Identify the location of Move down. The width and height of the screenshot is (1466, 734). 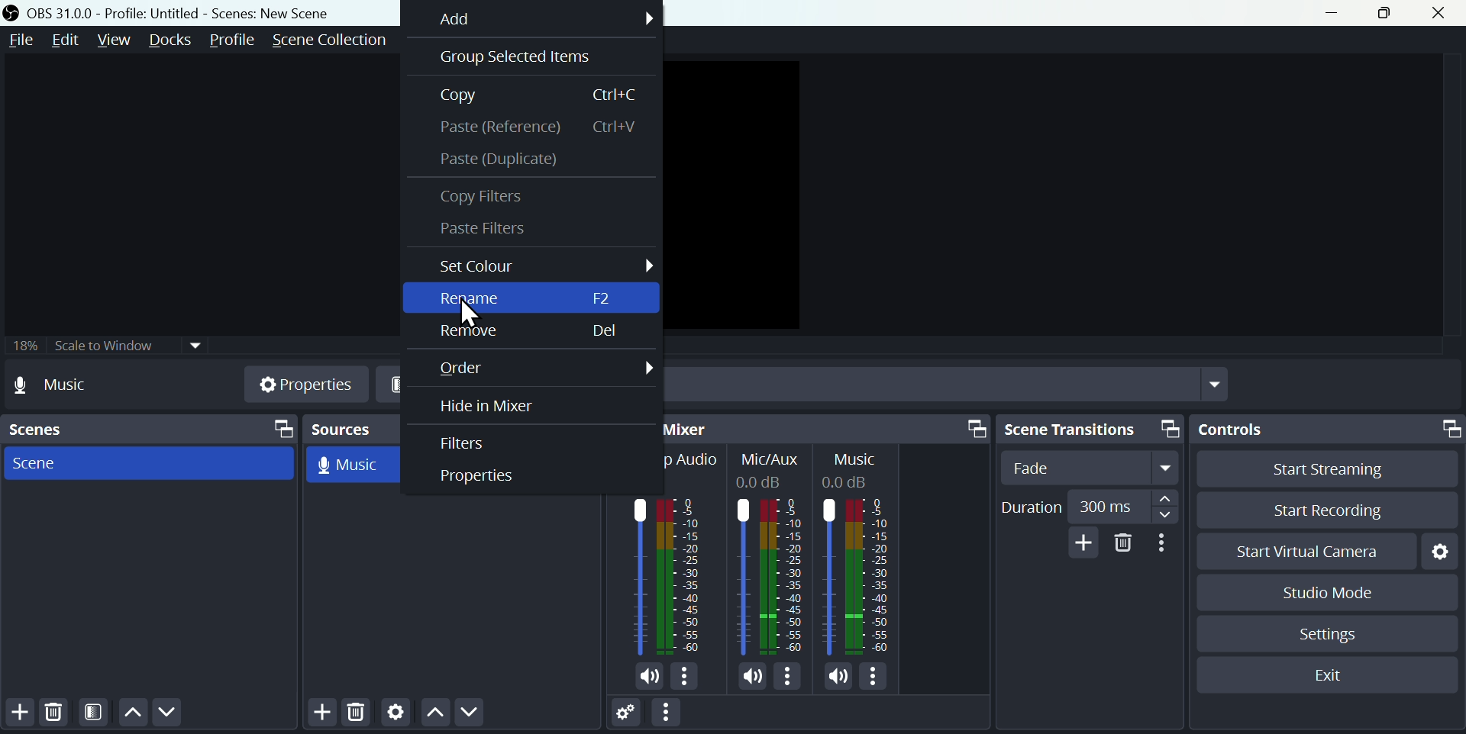
(472, 713).